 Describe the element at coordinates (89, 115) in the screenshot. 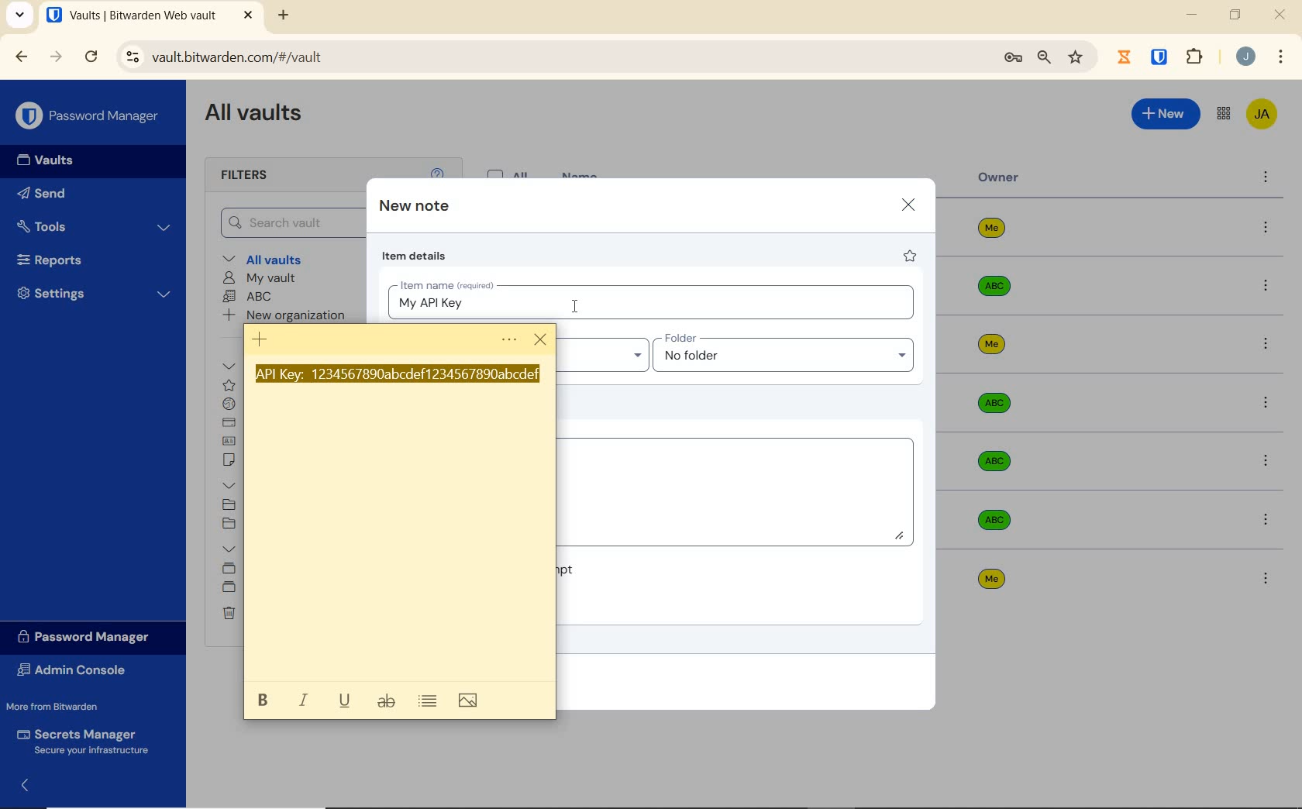

I see `Password Manager` at that location.